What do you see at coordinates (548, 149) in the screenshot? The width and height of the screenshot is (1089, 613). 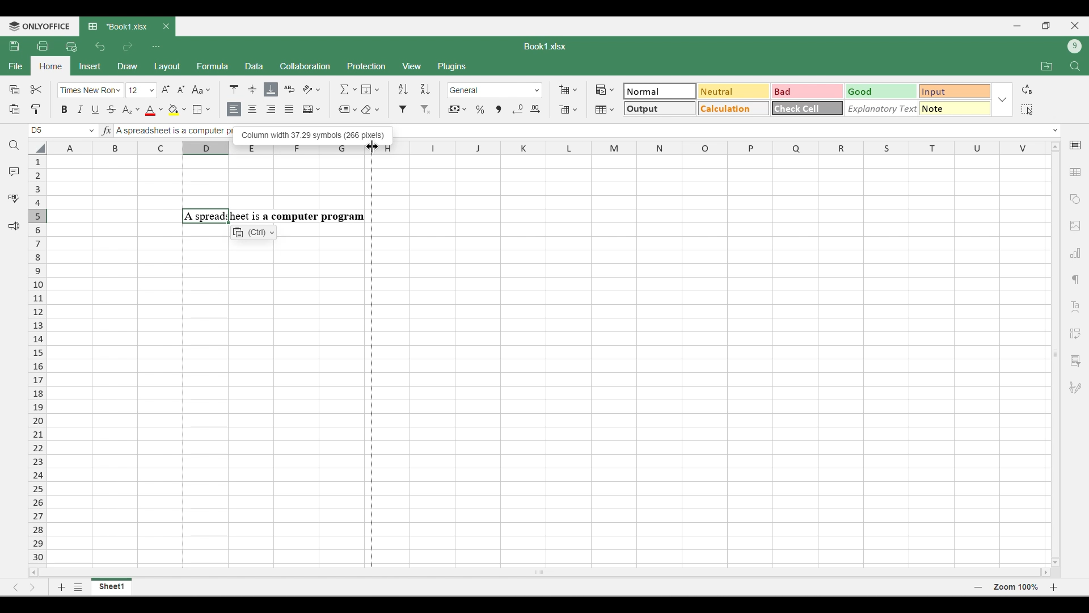 I see `Horizontal marker` at bounding box center [548, 149].